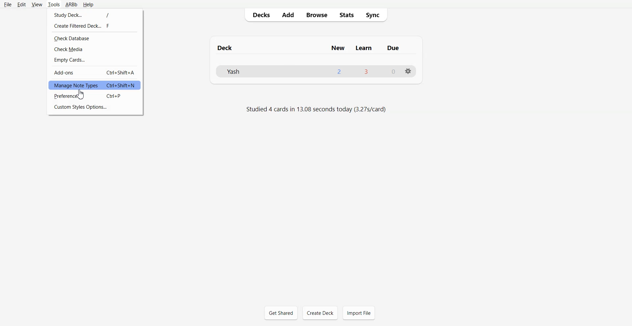  What do you see at coordinates (320, 313) in the screenshot?
I see `Create Deck` at bounding box center [320, 313].